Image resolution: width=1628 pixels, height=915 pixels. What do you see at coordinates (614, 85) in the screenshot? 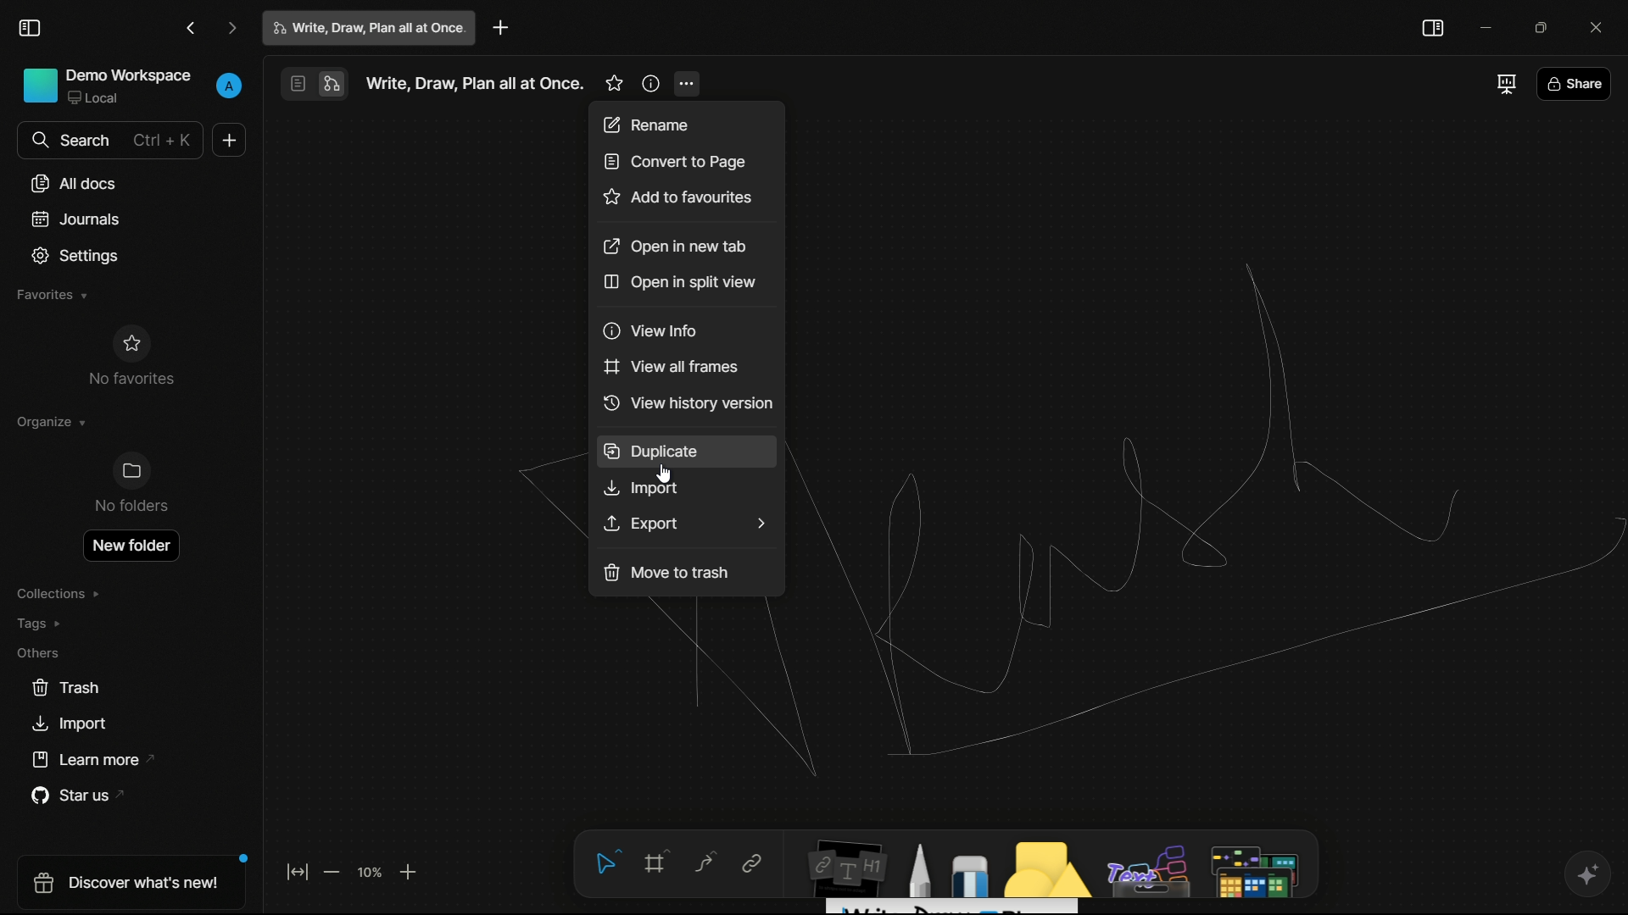
I see `favorites` at bounding box center [614, 85].